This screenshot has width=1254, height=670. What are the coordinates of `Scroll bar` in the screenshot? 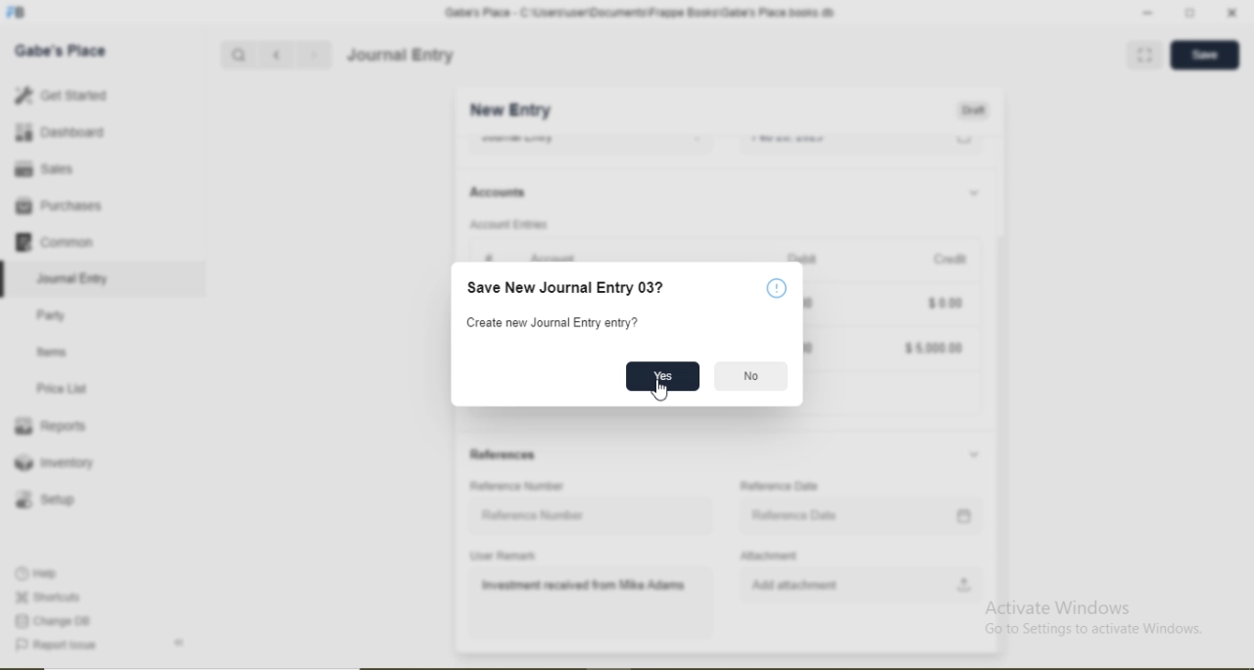 It's located at (1000, 378).